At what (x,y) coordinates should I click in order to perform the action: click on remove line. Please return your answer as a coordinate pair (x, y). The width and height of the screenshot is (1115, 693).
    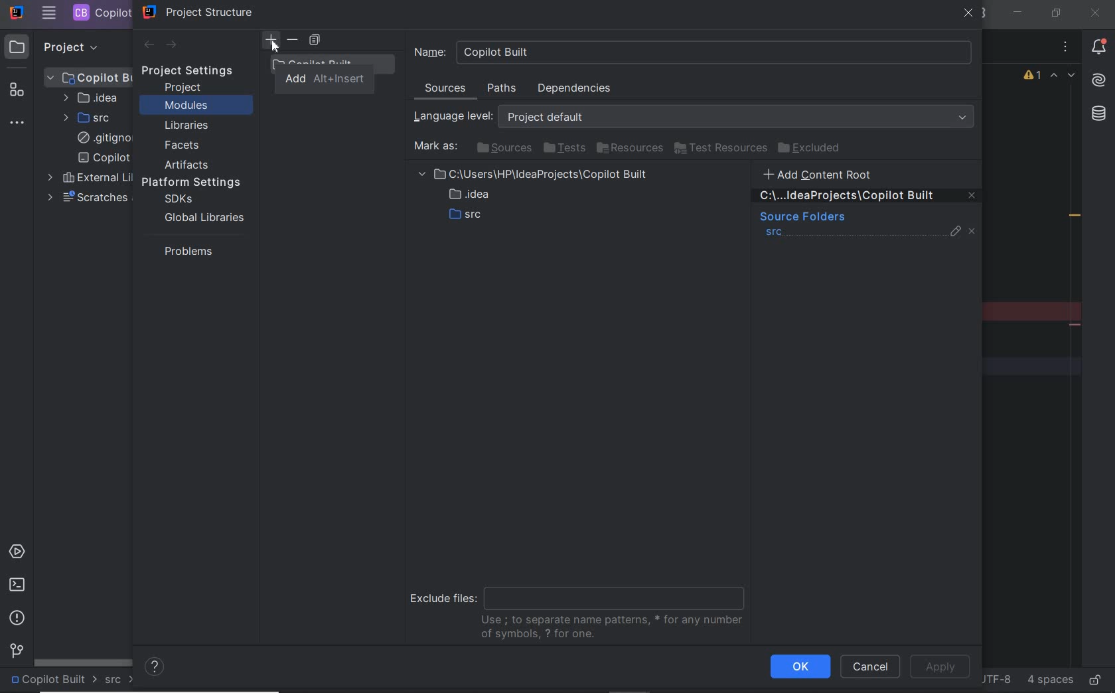
    Looking at the image, I should click on (1077, 325).